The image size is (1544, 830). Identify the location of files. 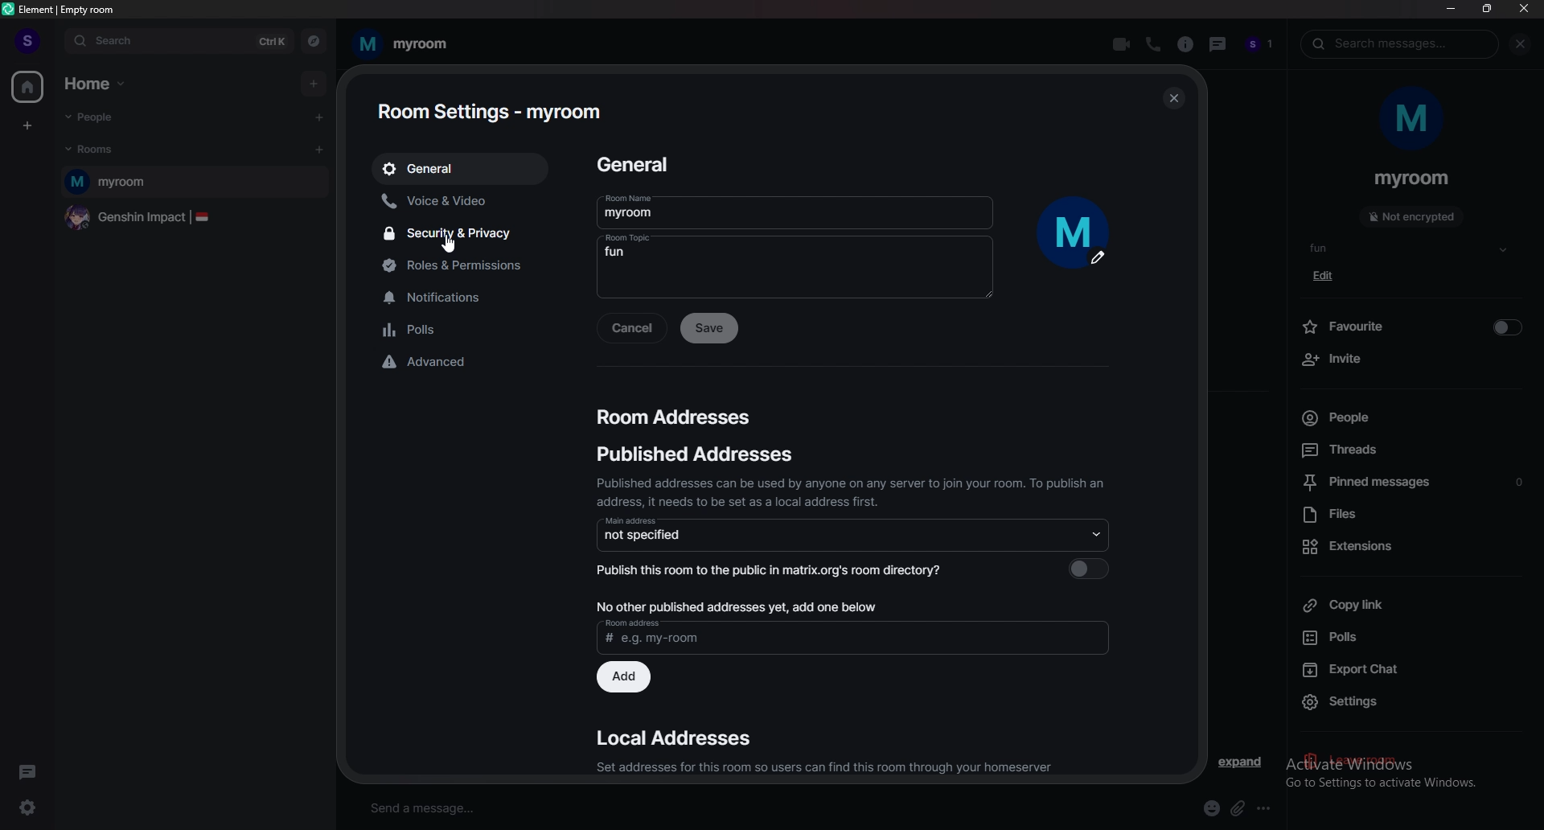
(1416, 516).